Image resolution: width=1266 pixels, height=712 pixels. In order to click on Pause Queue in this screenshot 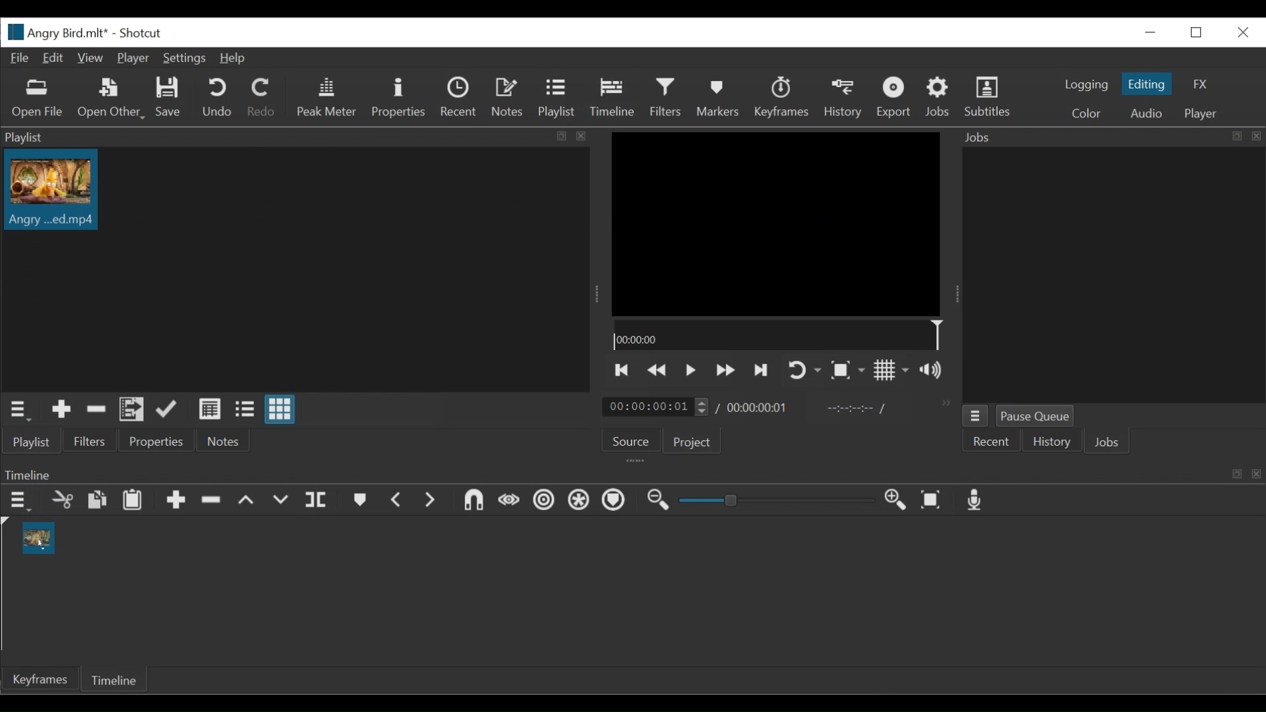, I will do `click(1035, 415)`.